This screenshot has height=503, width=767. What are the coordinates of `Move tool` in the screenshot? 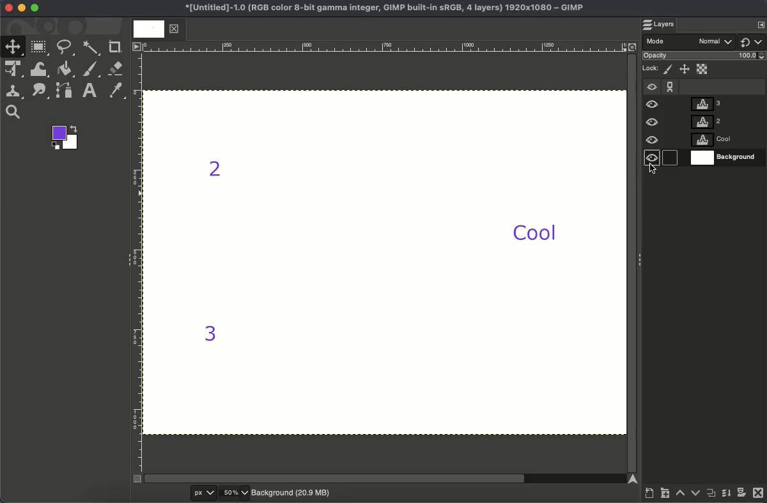 It's located at (13, 46).